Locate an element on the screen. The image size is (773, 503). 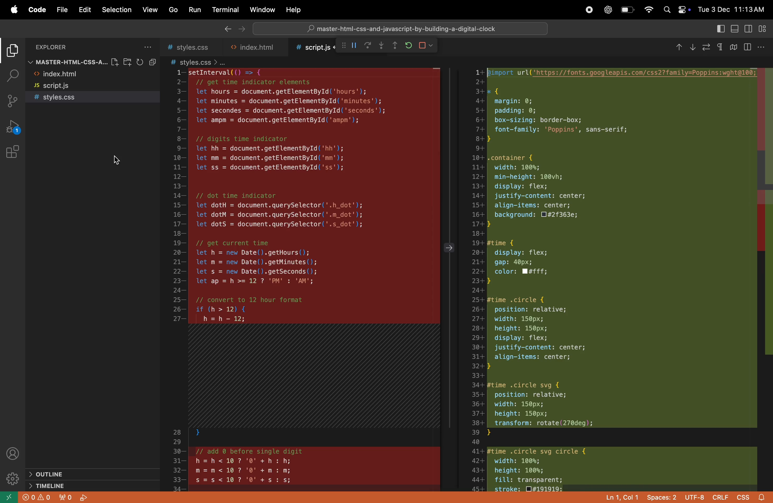
run and debug is located at coordinates (15, 129).